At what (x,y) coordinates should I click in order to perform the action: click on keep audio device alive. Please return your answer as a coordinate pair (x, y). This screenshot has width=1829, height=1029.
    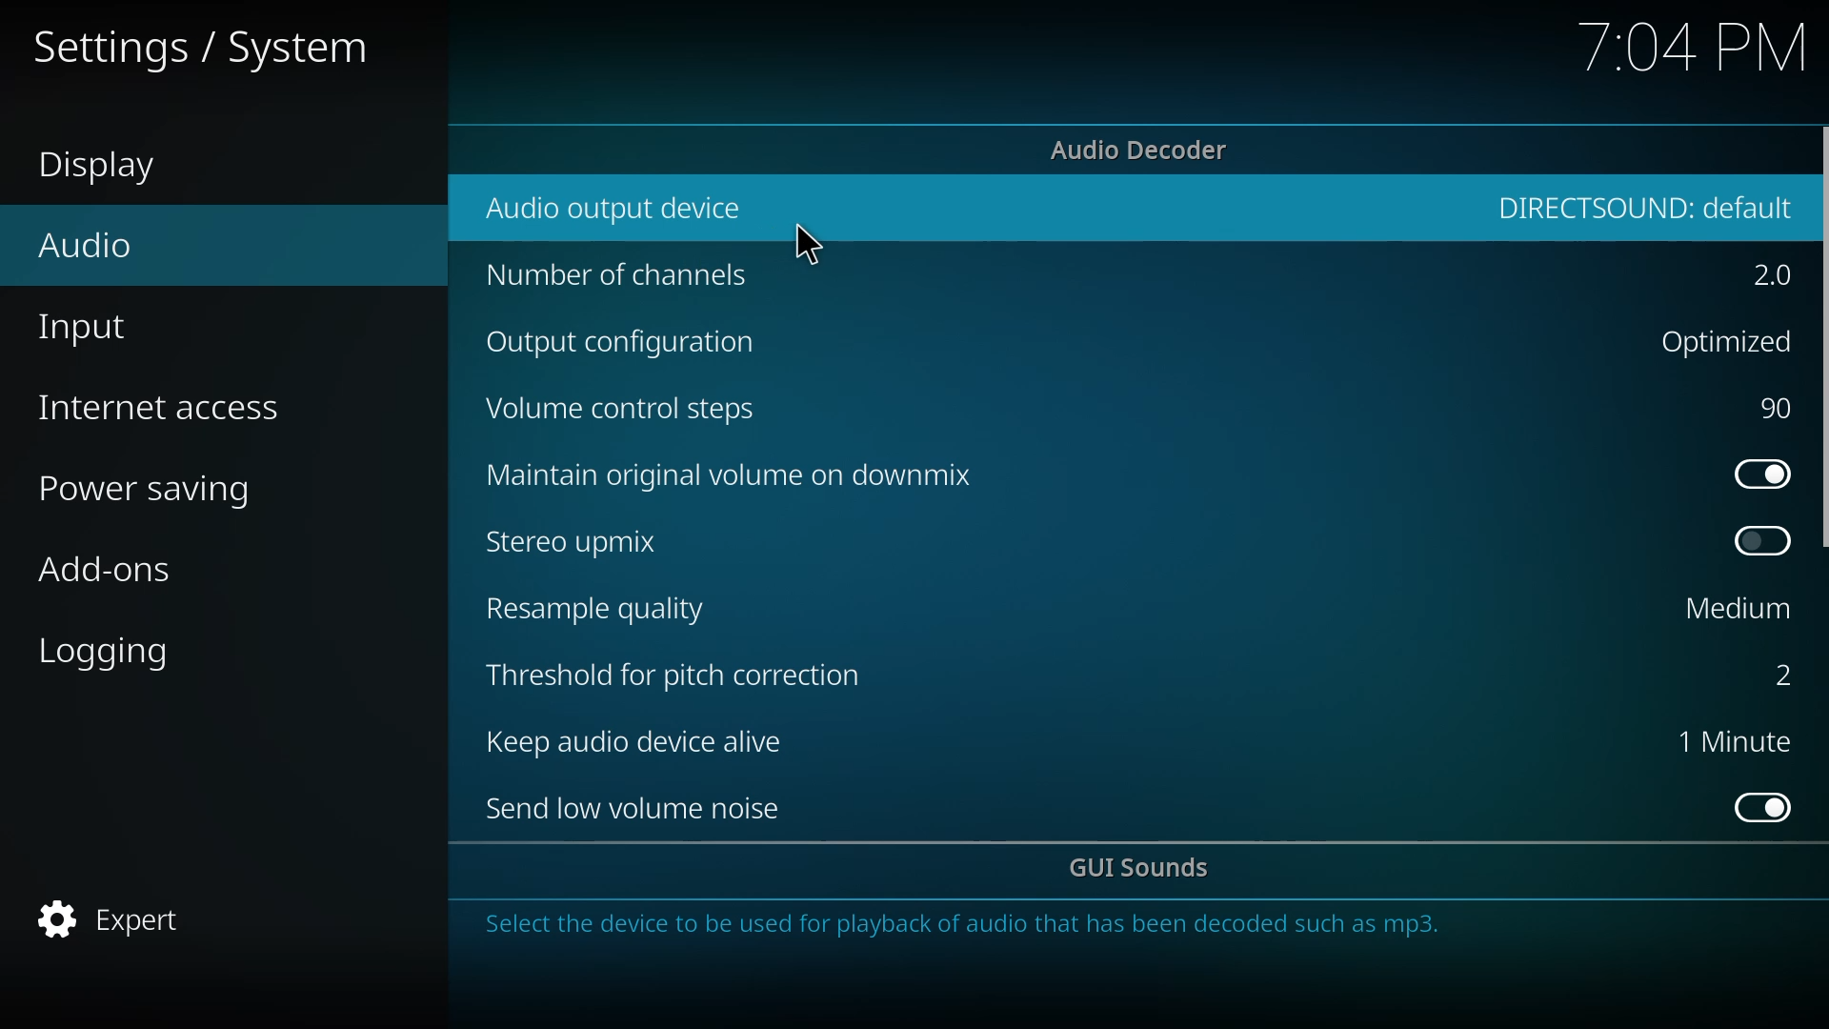
    Looking at the image, I should click on (647, 742).